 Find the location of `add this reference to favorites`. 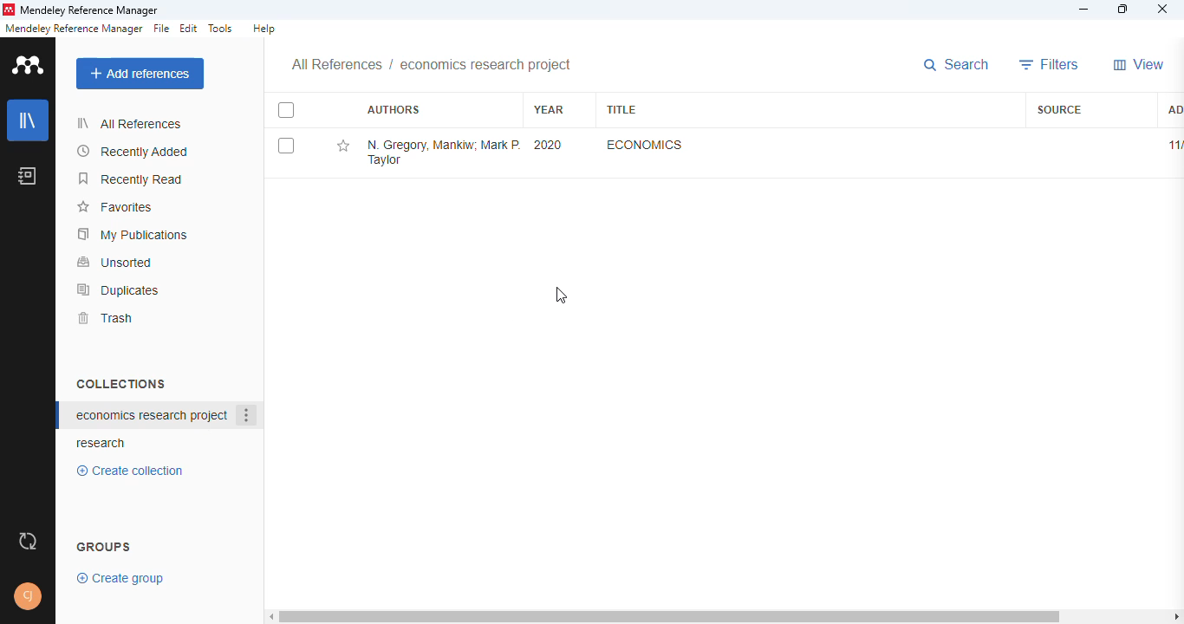

add this reference to favorites is located at coordinates (344, 146).